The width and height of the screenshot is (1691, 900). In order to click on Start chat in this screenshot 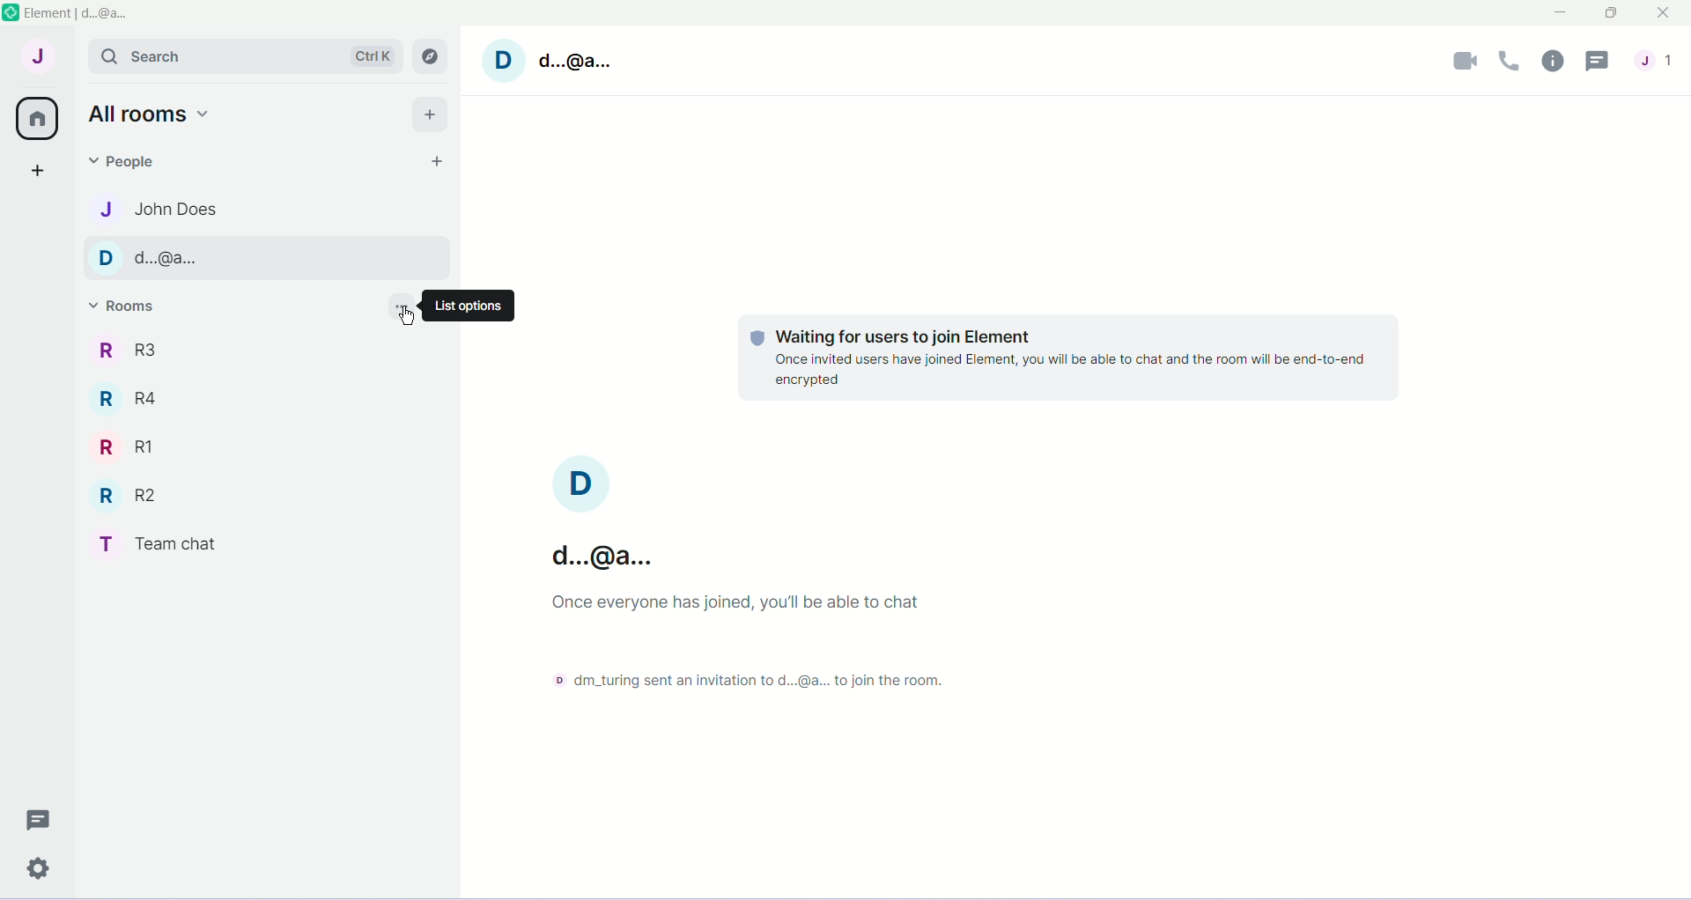, I will do `click(432, 161)`.